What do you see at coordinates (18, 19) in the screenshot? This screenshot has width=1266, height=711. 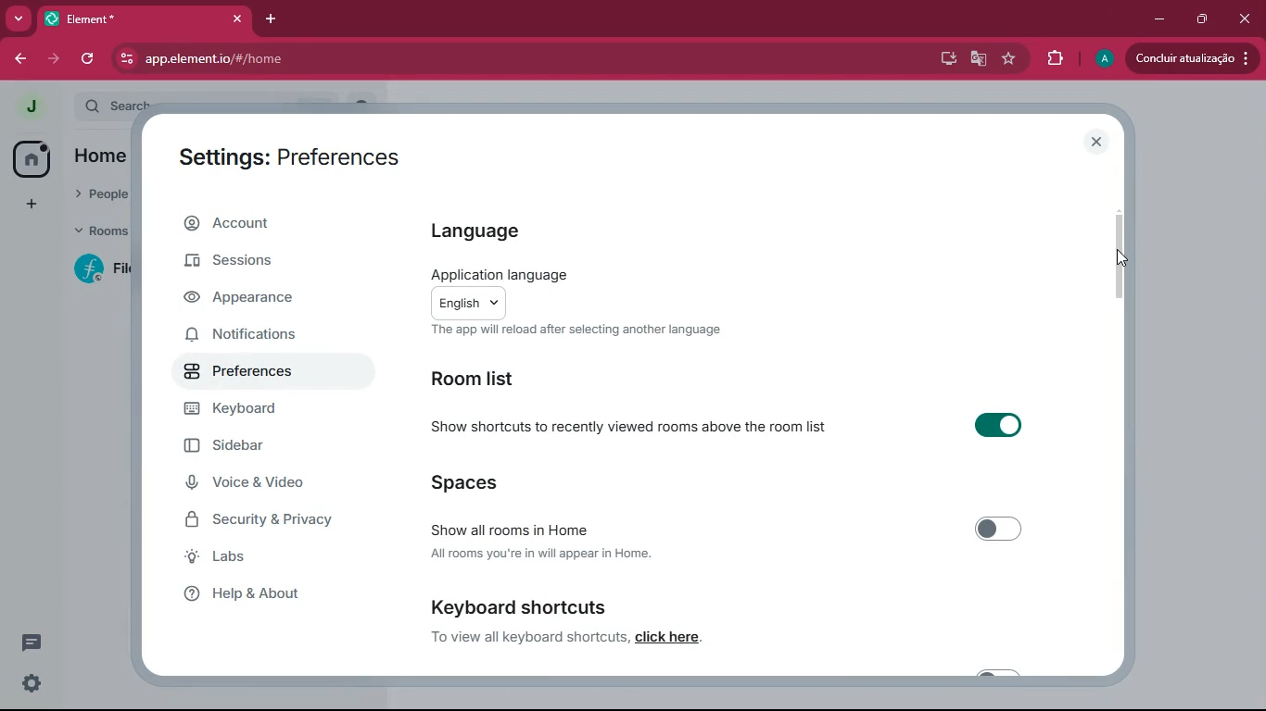 I see `more` at bounding box center [18, 19].